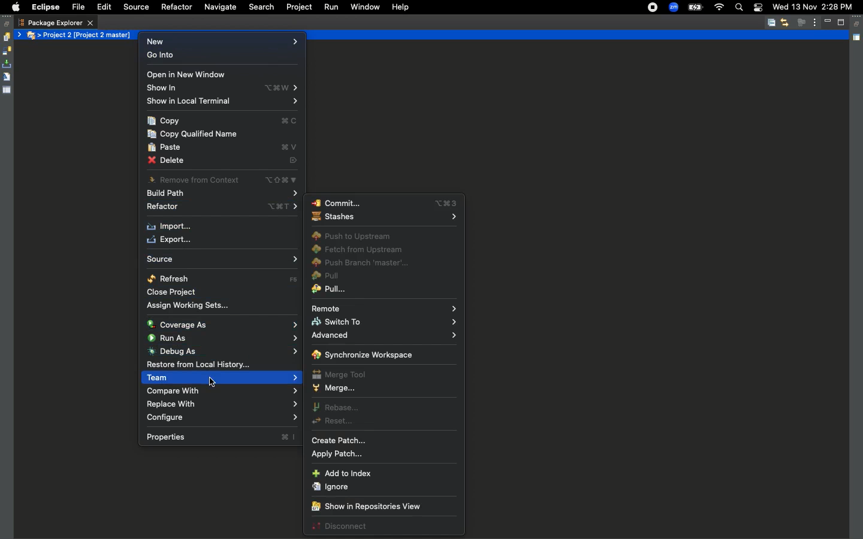 The image size is (863, 539). Describe the element at coordinates (224, 419) in the screenshot. I see `Configure` at that location.